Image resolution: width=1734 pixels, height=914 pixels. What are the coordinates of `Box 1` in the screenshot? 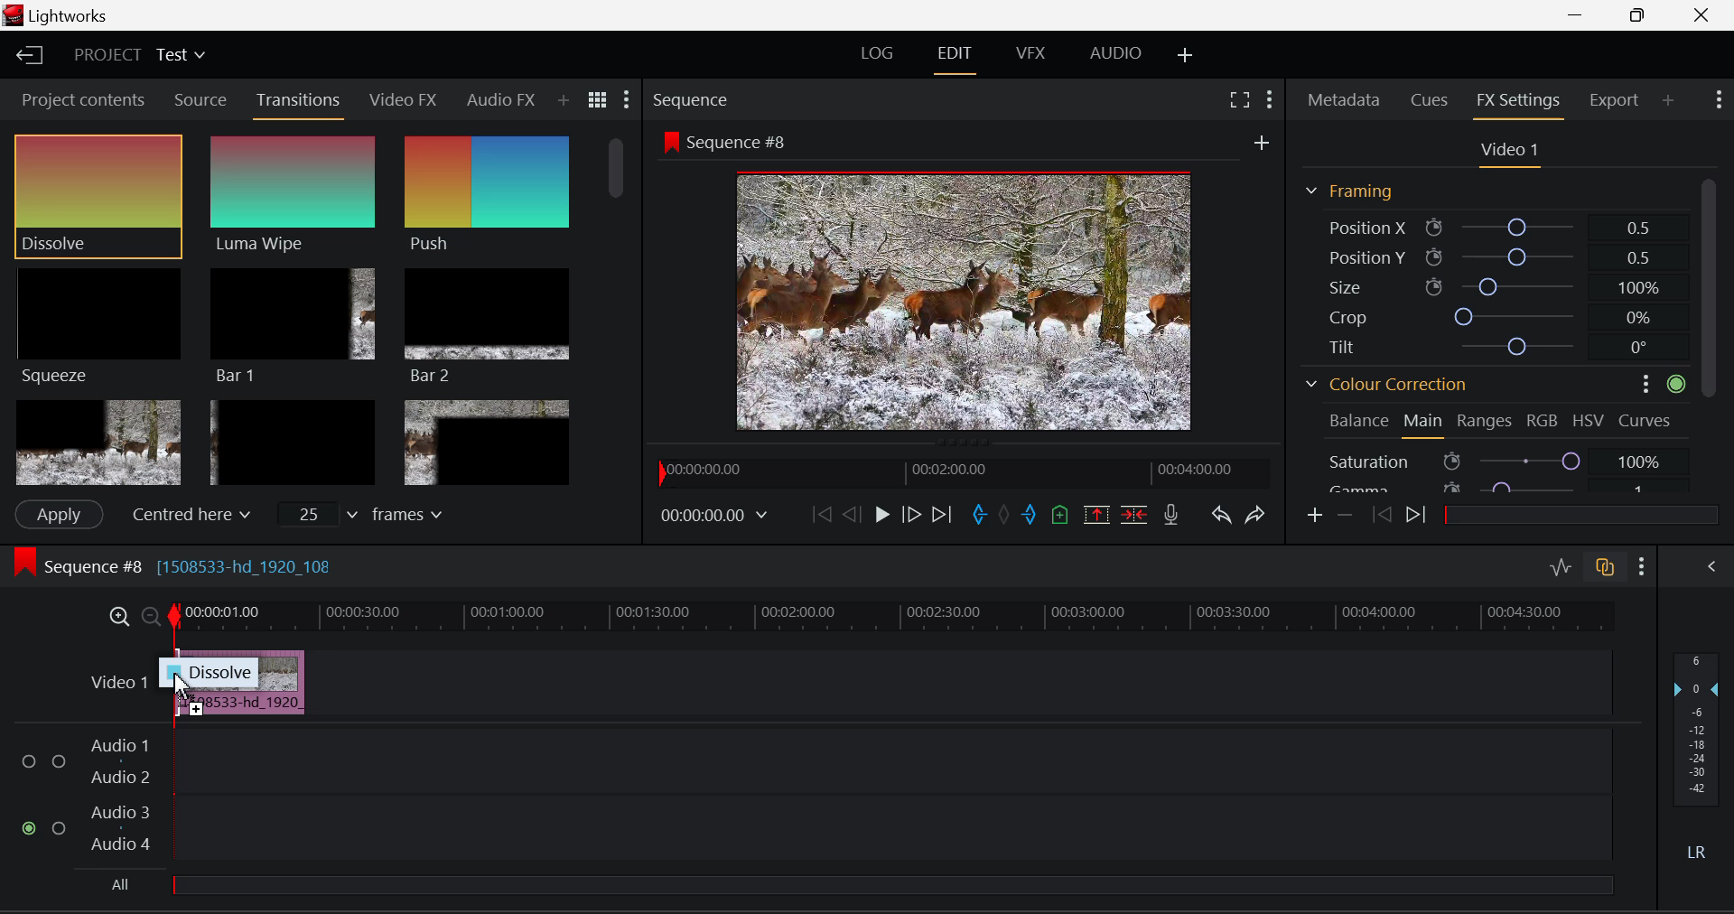 It's located at (97, 441).